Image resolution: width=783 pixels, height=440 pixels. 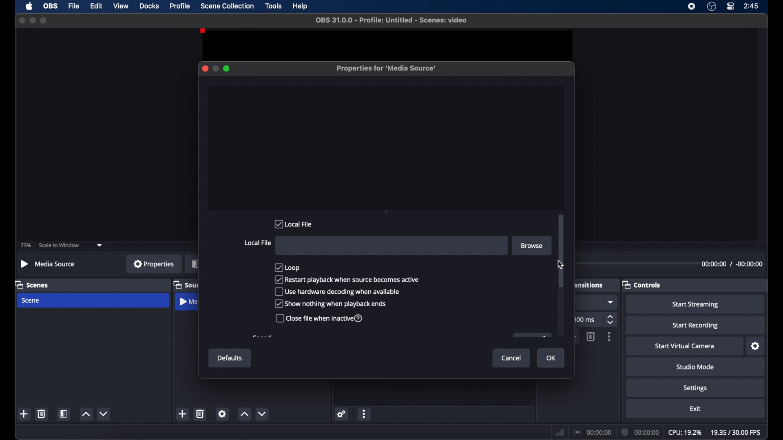 What do you see at coordinates (611, 302) in the screenshot?
I see `dropdown` at bounding box center [611, 302].